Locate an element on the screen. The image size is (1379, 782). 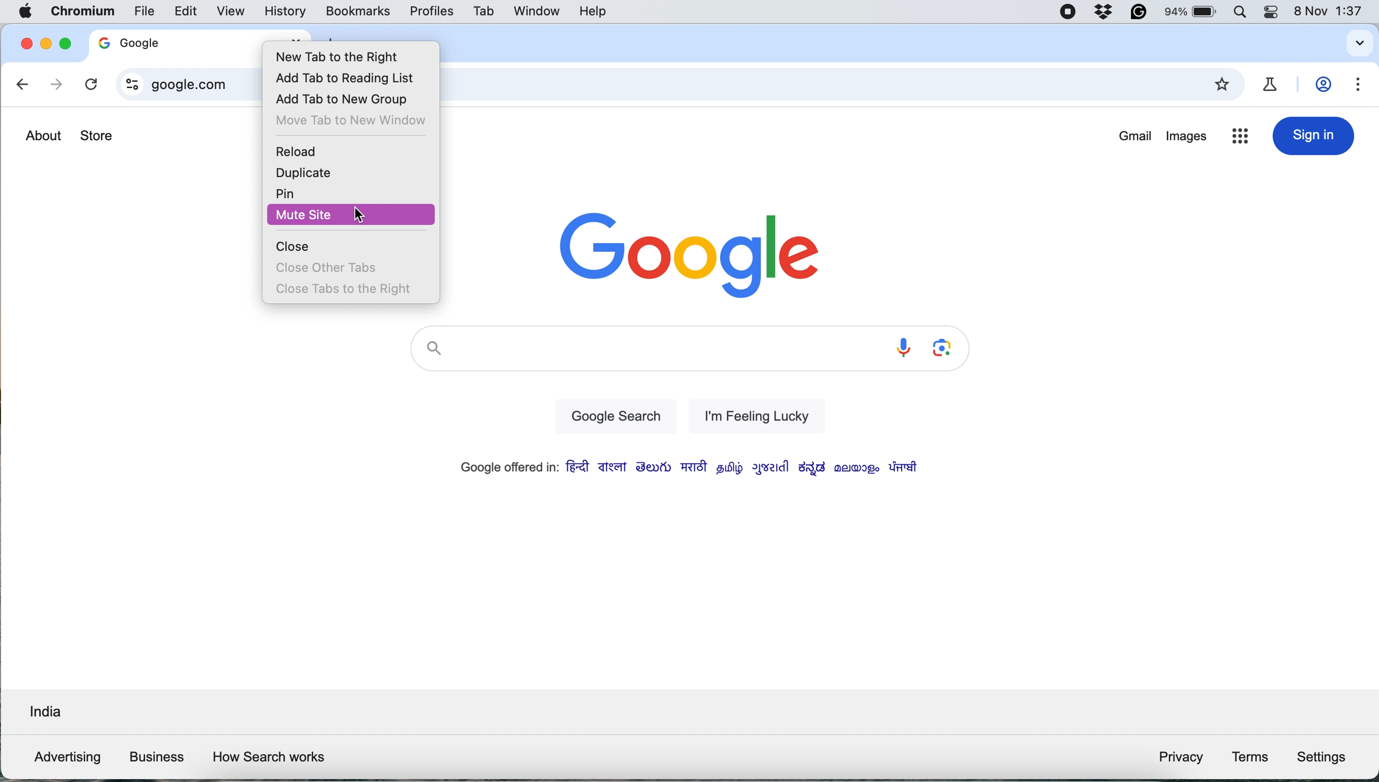
maximise is located at coordinates (63, 44).